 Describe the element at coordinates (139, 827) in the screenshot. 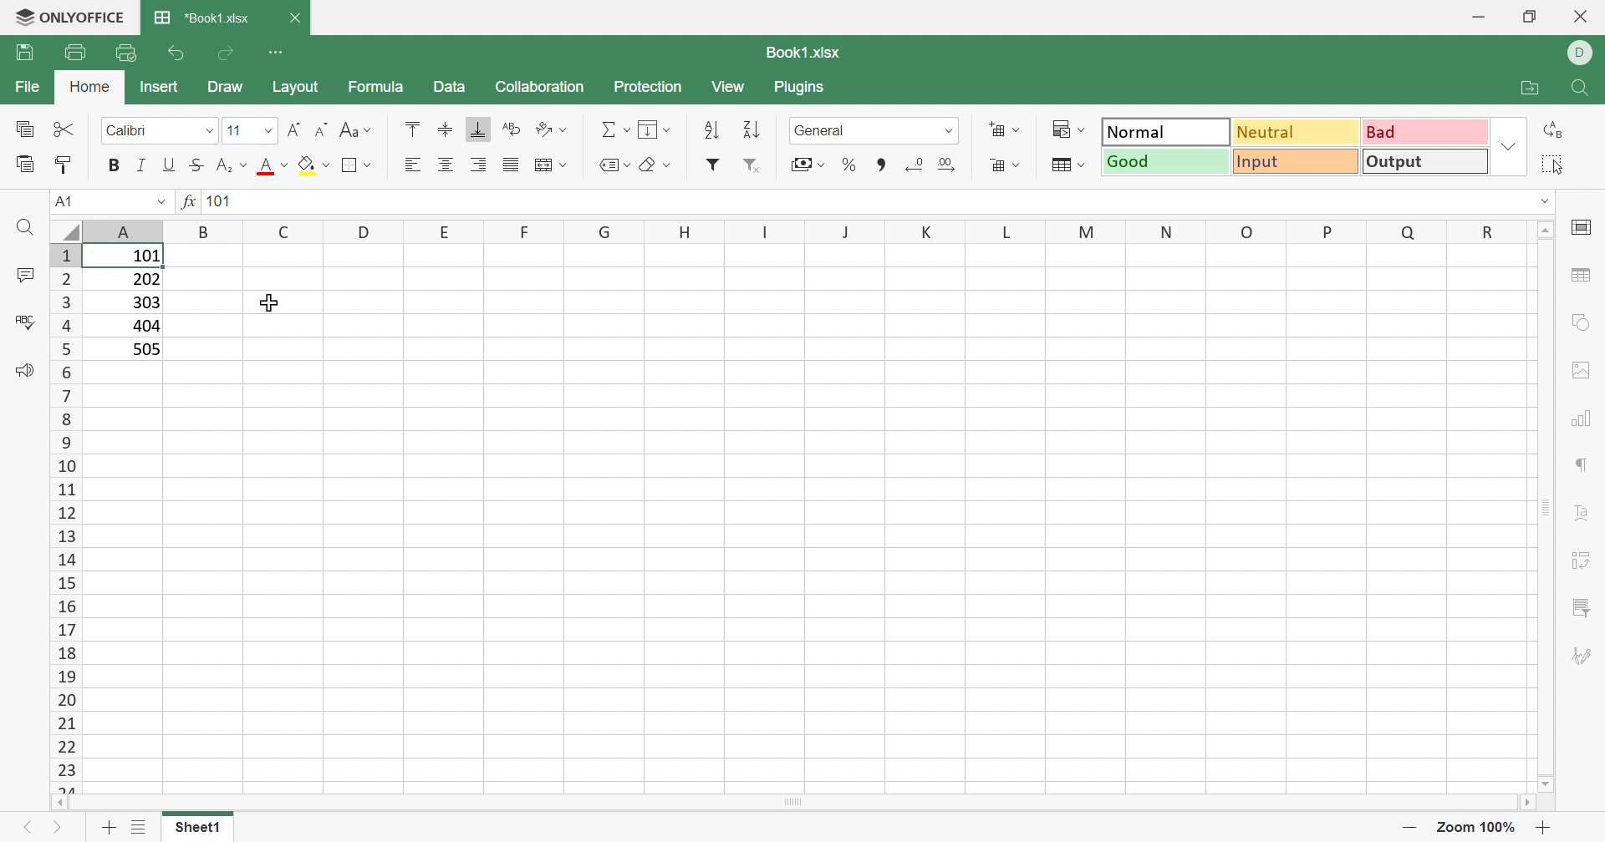

I see `List of sheets` at that location.